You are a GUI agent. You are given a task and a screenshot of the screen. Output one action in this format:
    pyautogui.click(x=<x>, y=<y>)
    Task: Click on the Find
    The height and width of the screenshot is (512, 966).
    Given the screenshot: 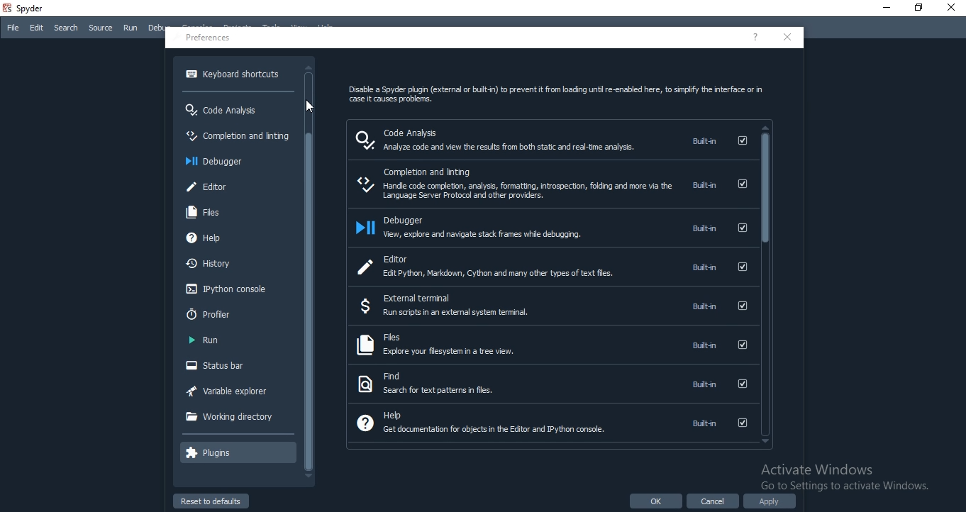 What is the action you would take?
    pyautogui.click(x=385, y=376)
    